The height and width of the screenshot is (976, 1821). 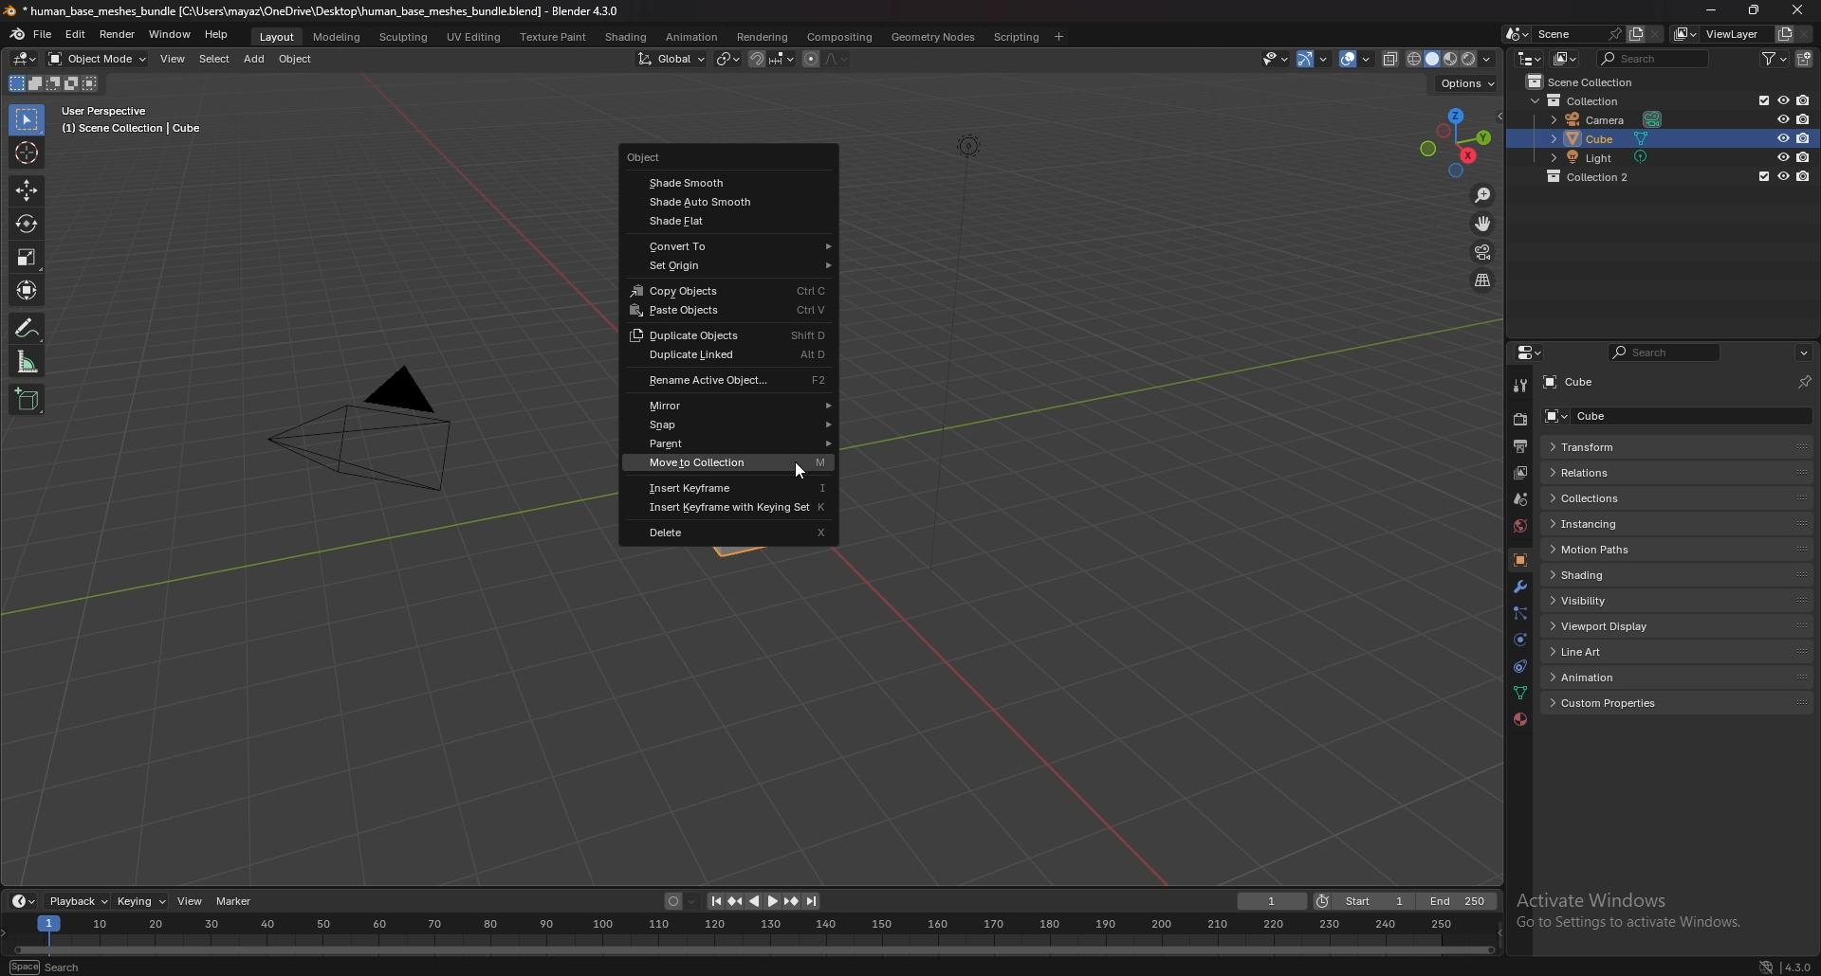 What do you see at coordinates (1519, 420) in the screenshot?
I see `render` at bounding box center [1519, 420].